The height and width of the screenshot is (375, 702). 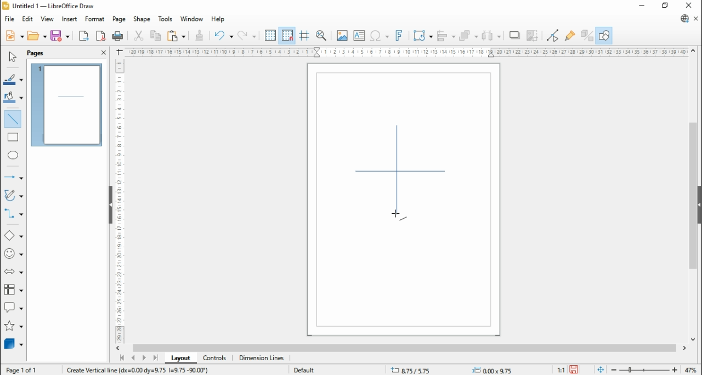 I want to click on next page, so click(x=144, y=357).